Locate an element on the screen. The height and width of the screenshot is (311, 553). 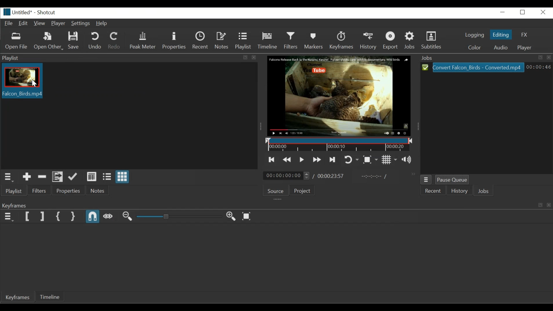
Export is located at coordinates (391, 41).